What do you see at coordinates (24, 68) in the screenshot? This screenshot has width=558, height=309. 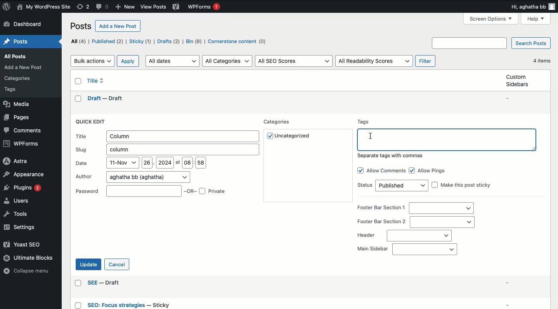 I see `` at bounding box center [24, 68].